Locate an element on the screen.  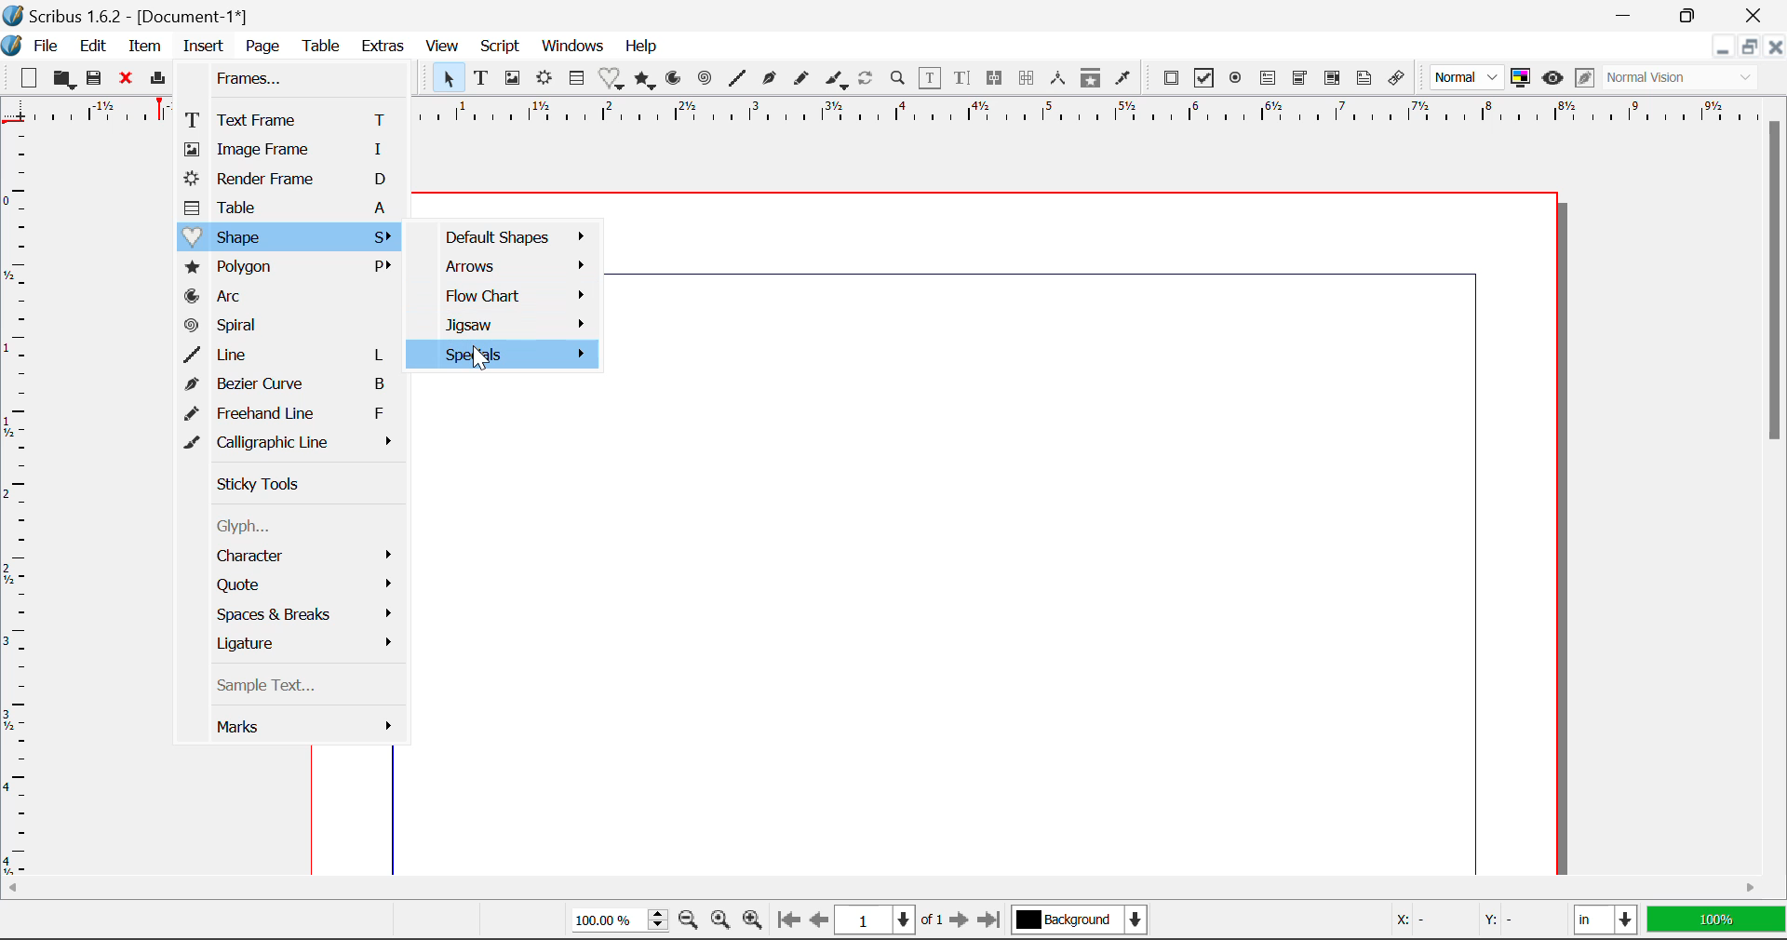
Ligiature is located at coordinates (297, 644).